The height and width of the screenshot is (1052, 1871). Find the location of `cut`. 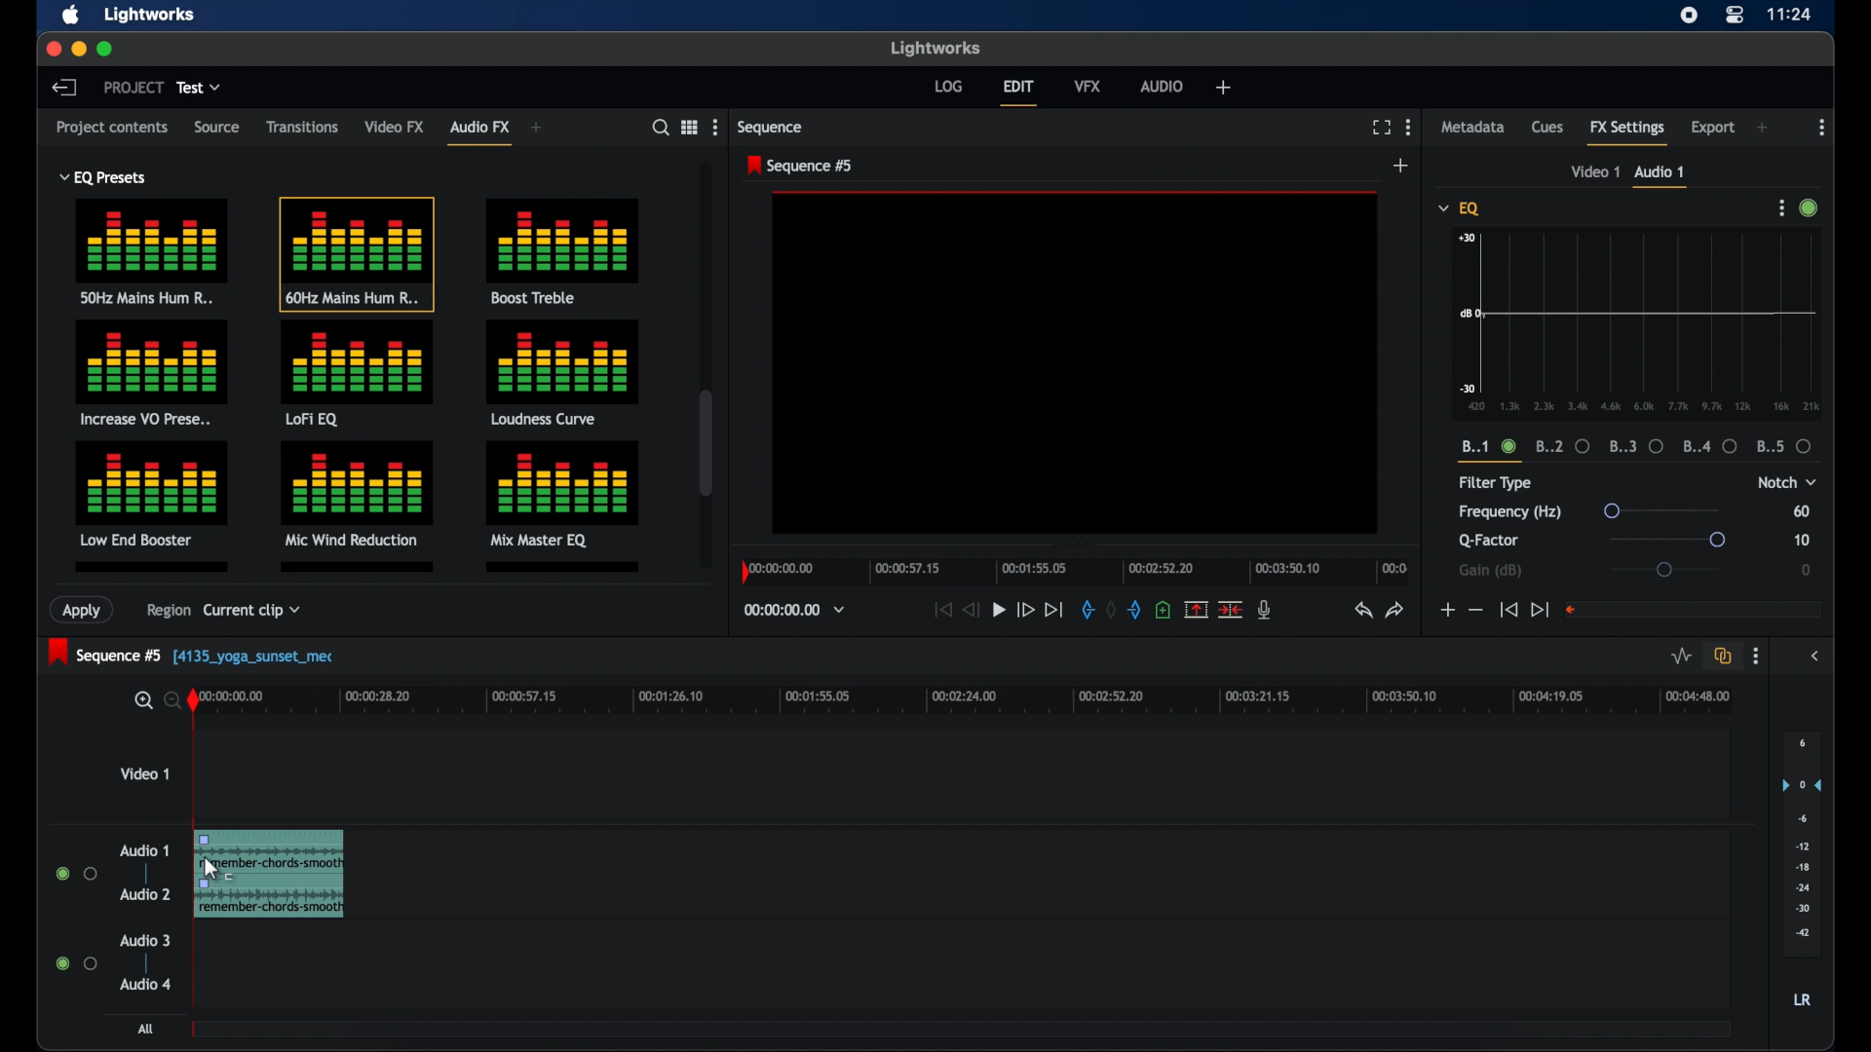

cut is located at coordinates (1230, 610).